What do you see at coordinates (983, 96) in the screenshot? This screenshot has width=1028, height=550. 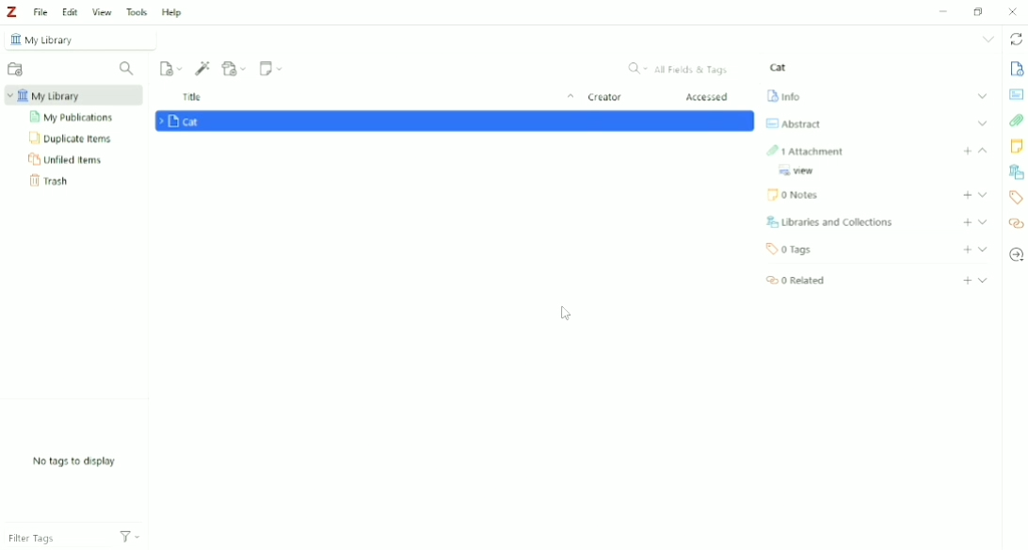 I see `Expand section` at bounding box center [983, 96].